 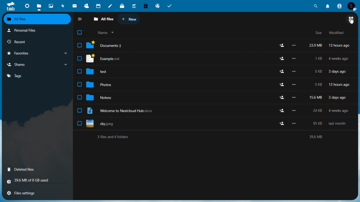 I want to click on add user, so click(x=281, y=124).